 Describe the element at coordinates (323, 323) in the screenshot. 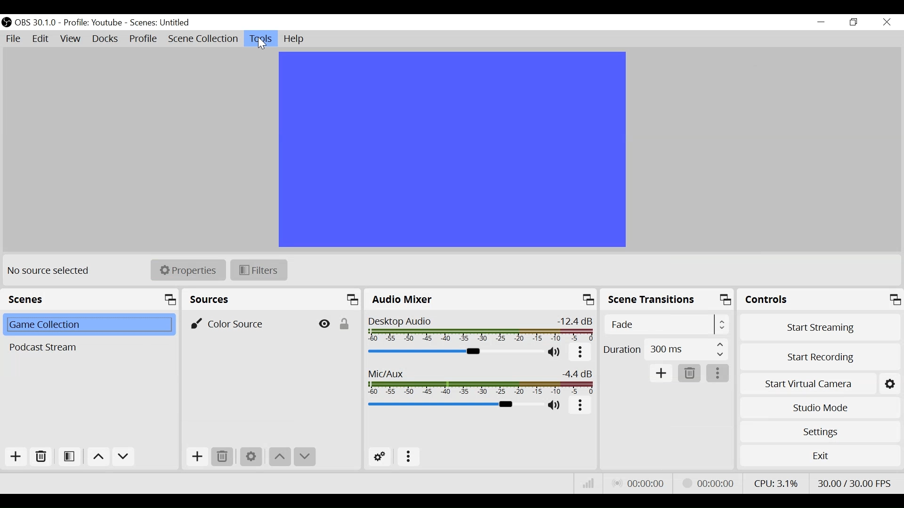

I see `Hide/Display` at that location.